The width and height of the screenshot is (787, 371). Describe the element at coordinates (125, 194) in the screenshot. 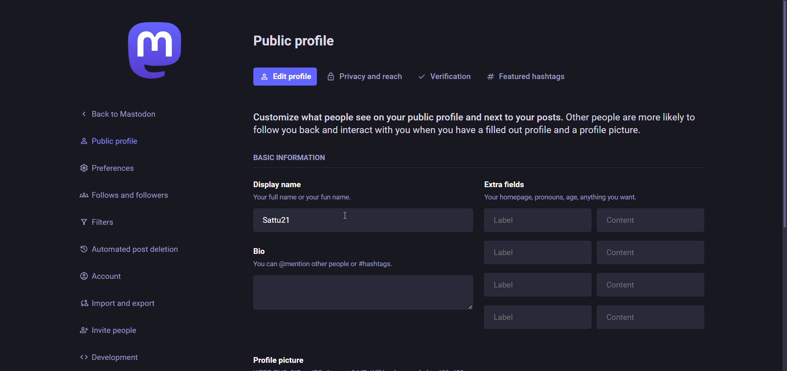

I see `followers and follows` at that location.